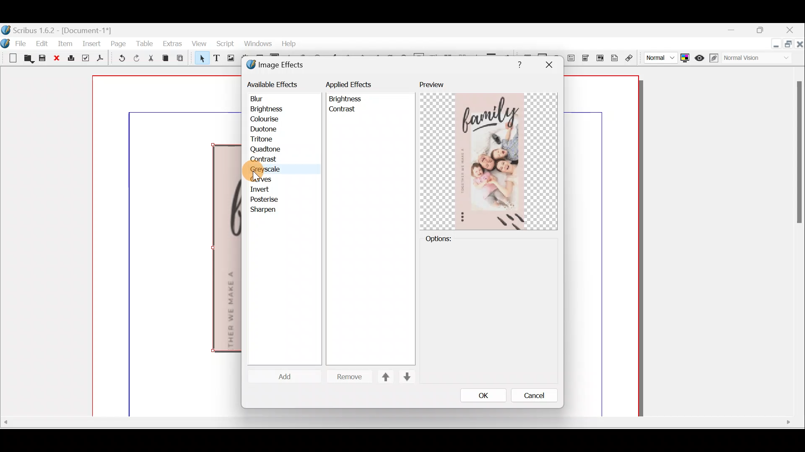 The image size is (805, 452). What do you see at coordinates (280, 65) in the screenshot?
I see `Image effects` at bounding box center [280, 65].